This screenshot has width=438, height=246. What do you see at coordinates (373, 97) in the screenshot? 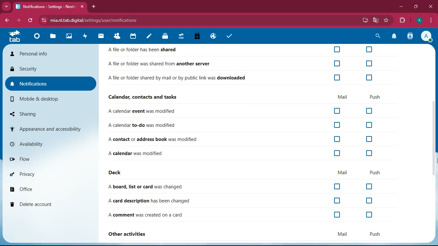
I see `push` at bounding box center [373, 97].